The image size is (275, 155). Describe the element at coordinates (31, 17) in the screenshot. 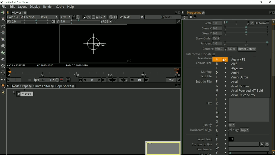

I see `Color.A` at that location.